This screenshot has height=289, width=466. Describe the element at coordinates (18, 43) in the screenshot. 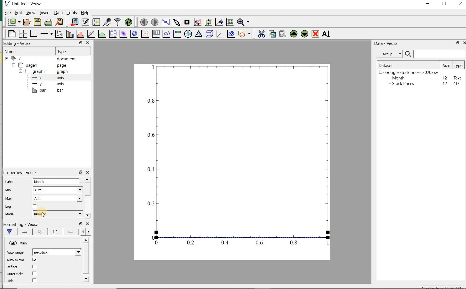

I see `Editing - Veusz` at that location.